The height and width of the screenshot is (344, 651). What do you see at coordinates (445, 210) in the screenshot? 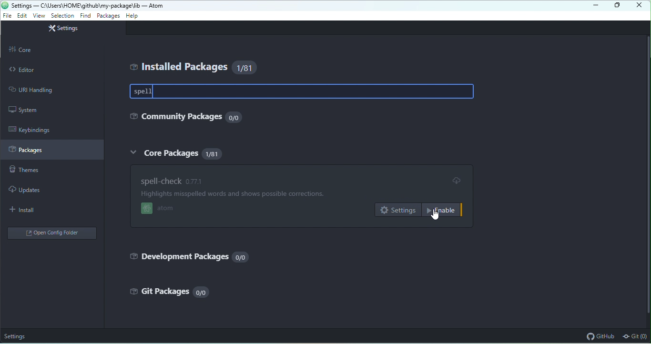
I see `enable` at bounding box center [445, 210].